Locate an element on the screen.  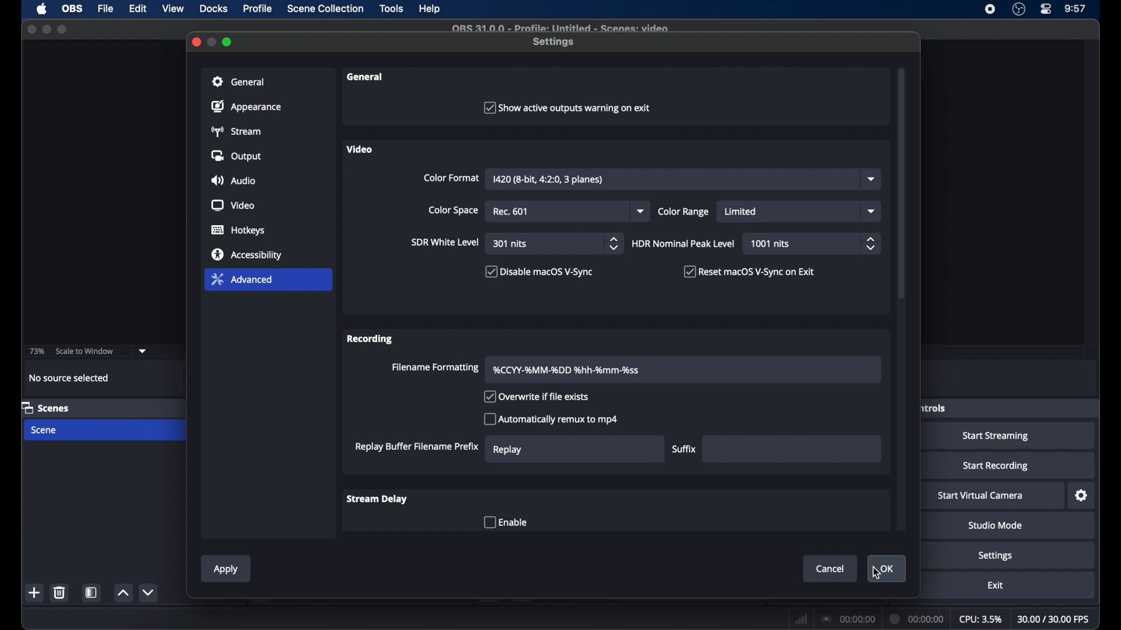
filename is located at coordinates (568, 370).